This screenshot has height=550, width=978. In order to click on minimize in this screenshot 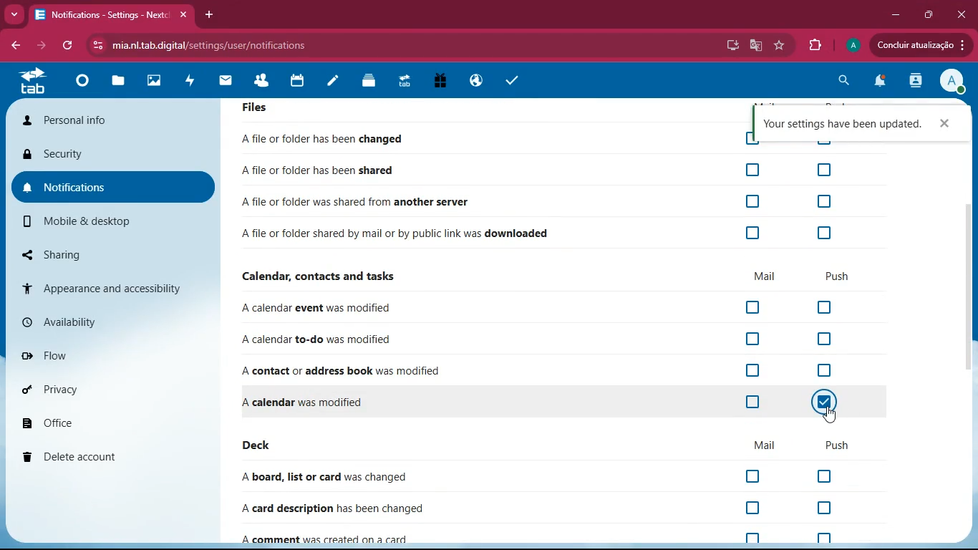, I will do `click(896, 14)`.